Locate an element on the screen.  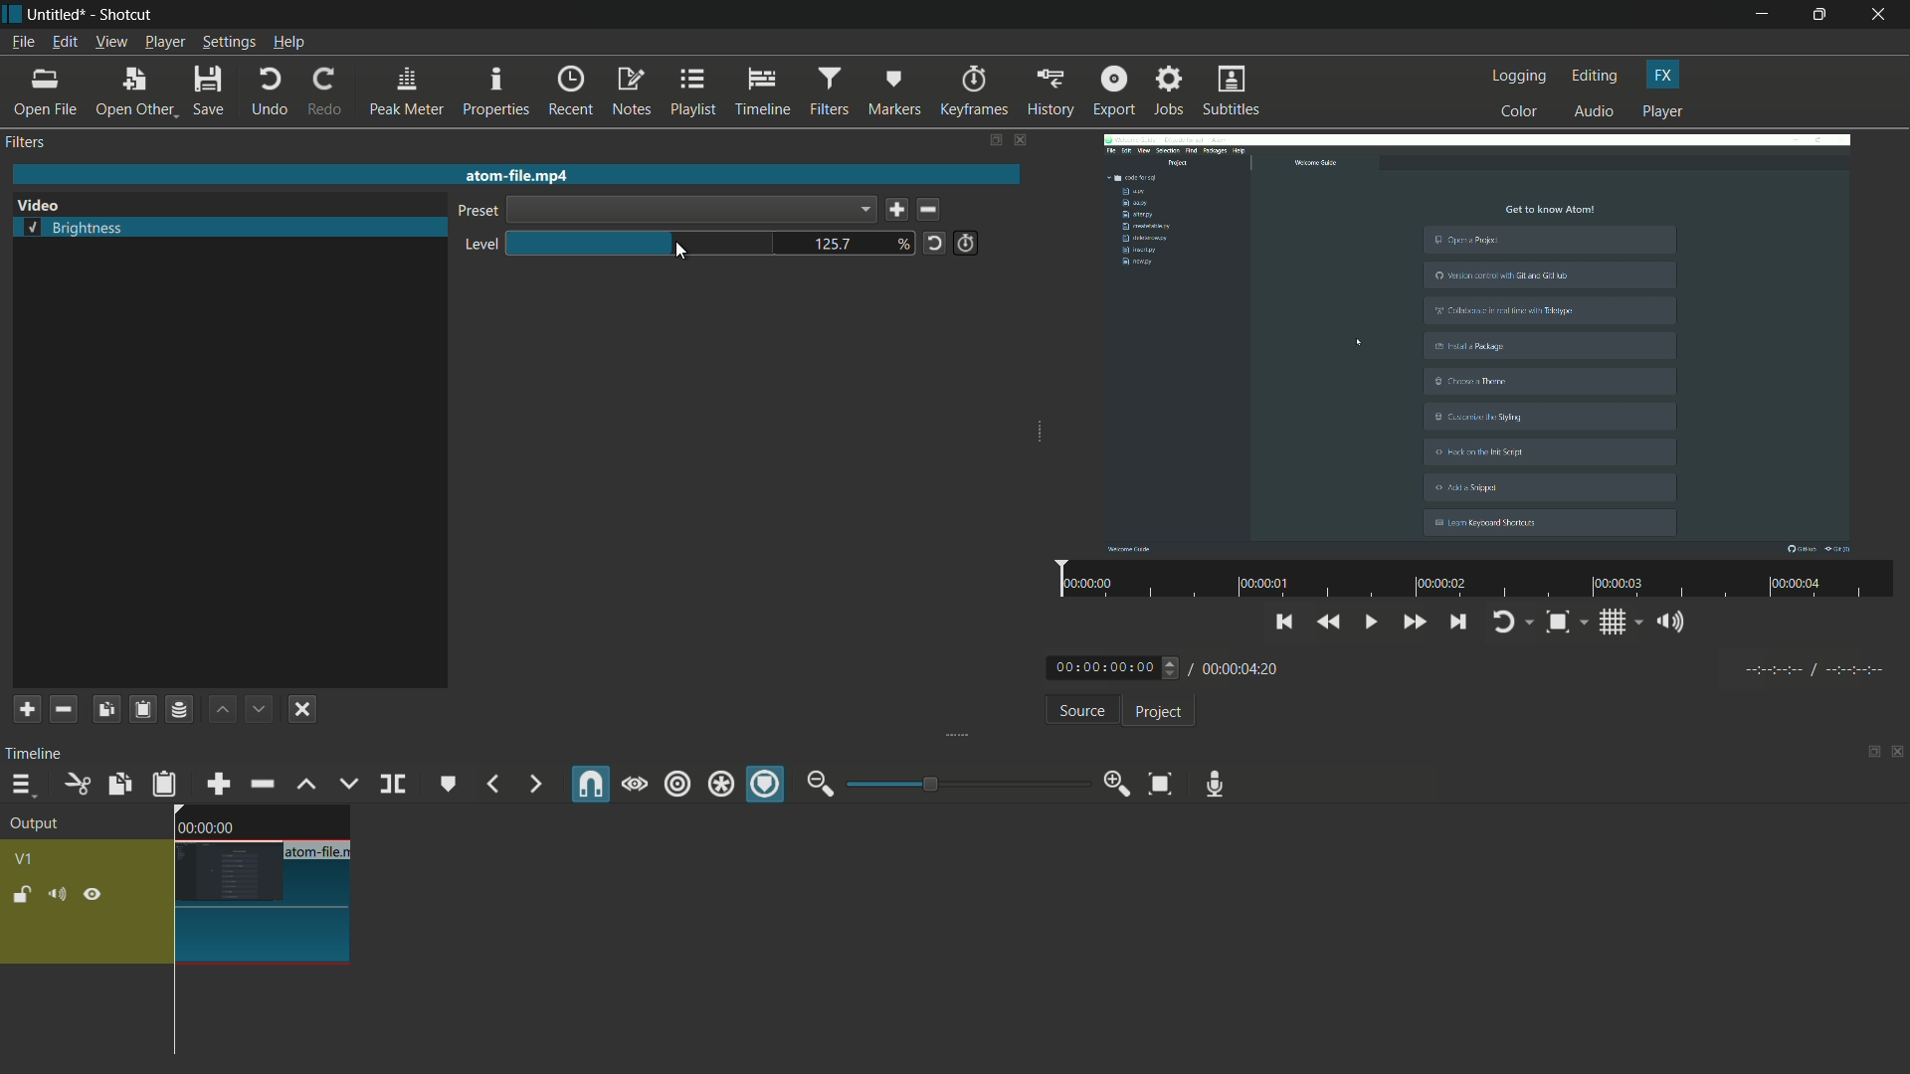
cut is located at coordinates (76, 784).